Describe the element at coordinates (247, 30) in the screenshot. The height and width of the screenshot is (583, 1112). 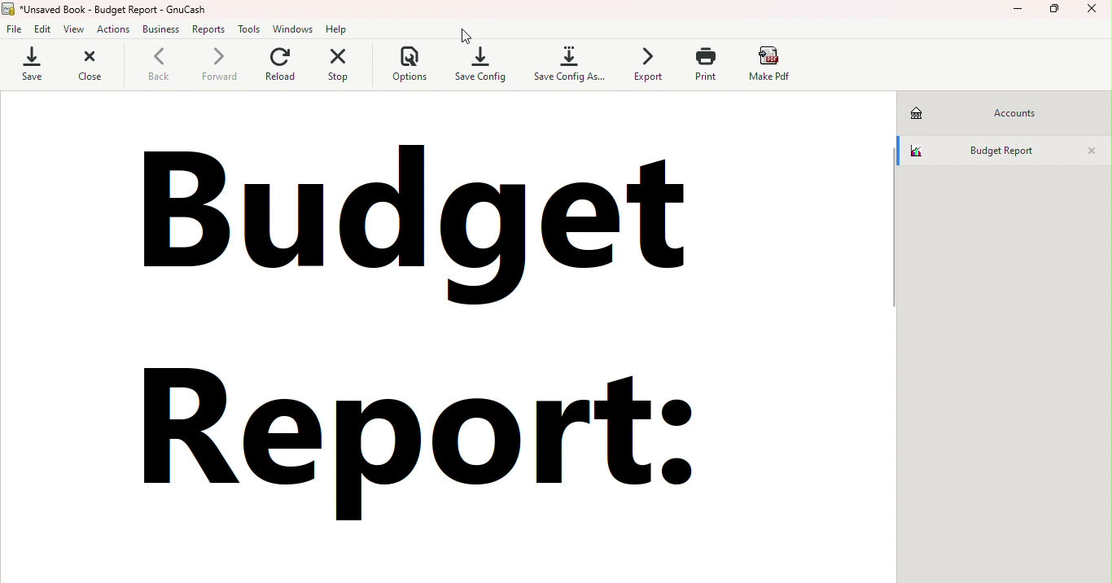
I see `Tools` at that location.